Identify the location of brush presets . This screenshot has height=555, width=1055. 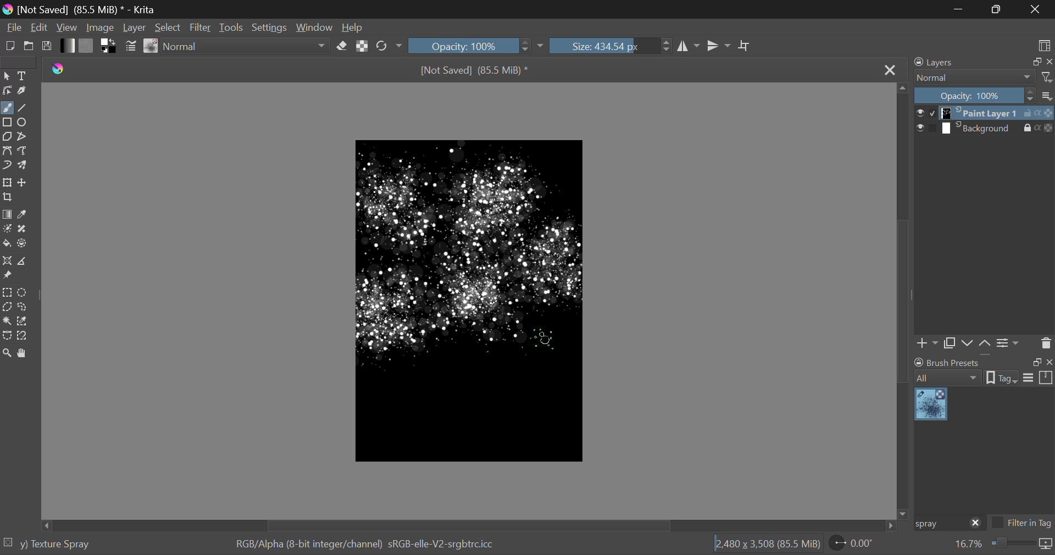
(947, 362).